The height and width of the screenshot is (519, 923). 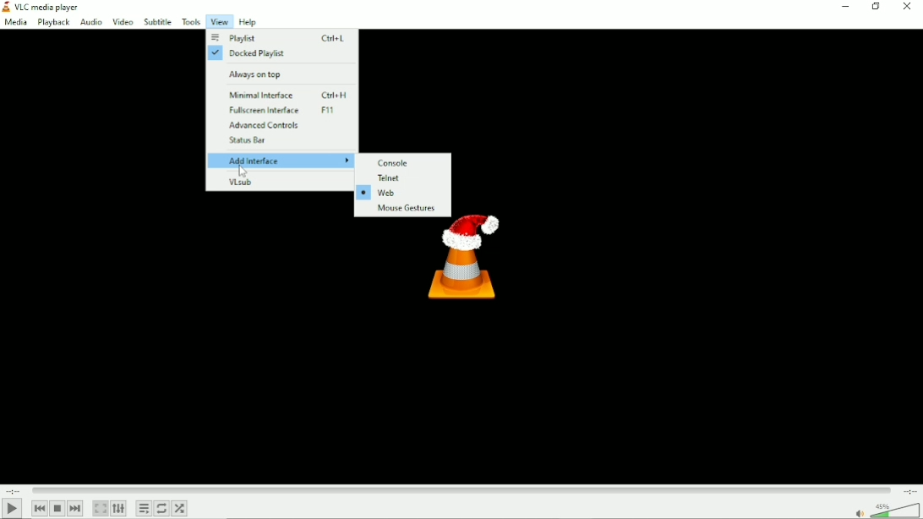 What do you see at coordinates (123, 21) in the screenshot?
I see `Video` at bounding box center [123, 21].